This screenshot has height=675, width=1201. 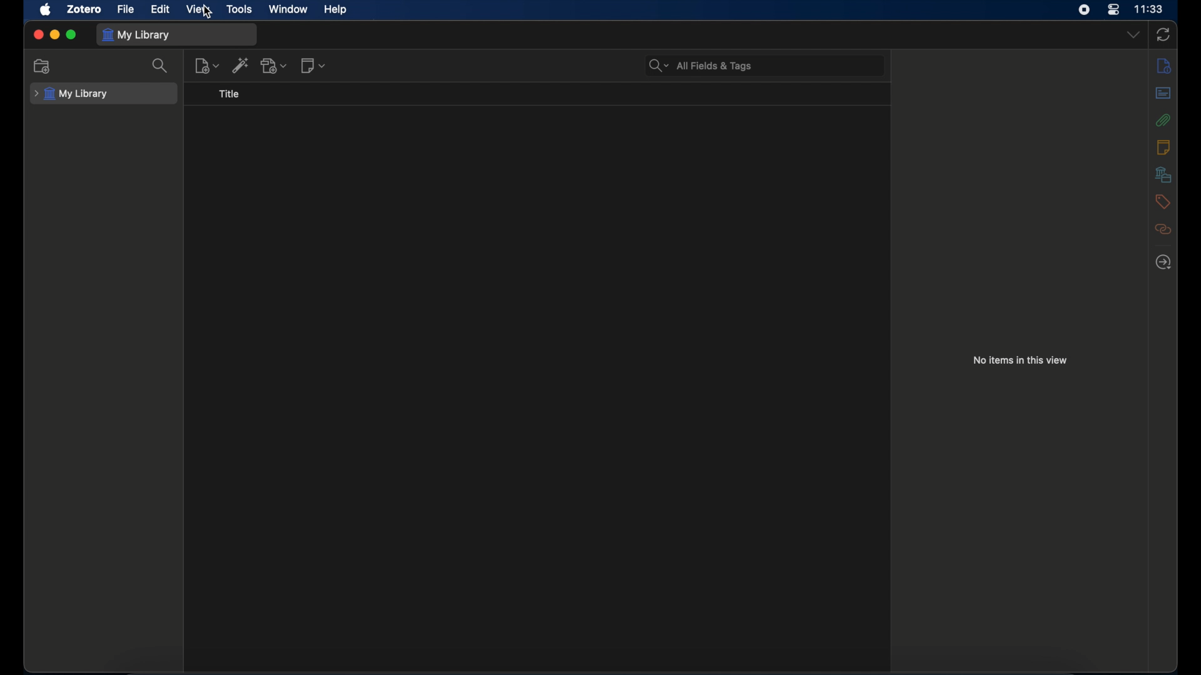 What do you see at coordinates (1162, 147) in the screenshot?
I see `notes` at bounding box center [1162, 147].